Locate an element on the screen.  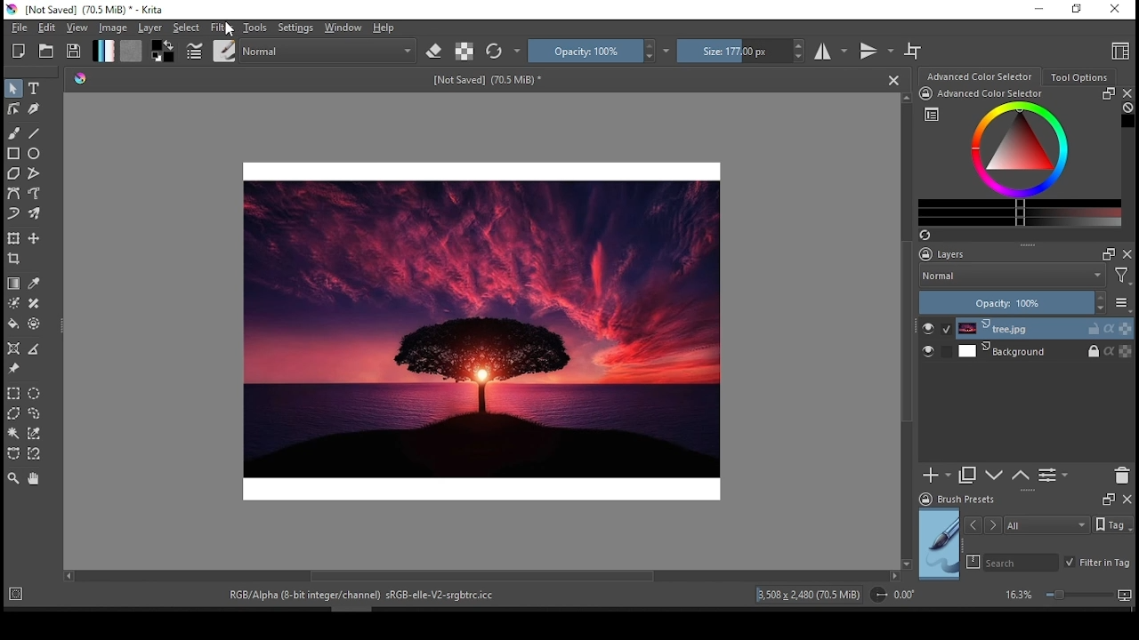
 is located at coordinates (917, 52).